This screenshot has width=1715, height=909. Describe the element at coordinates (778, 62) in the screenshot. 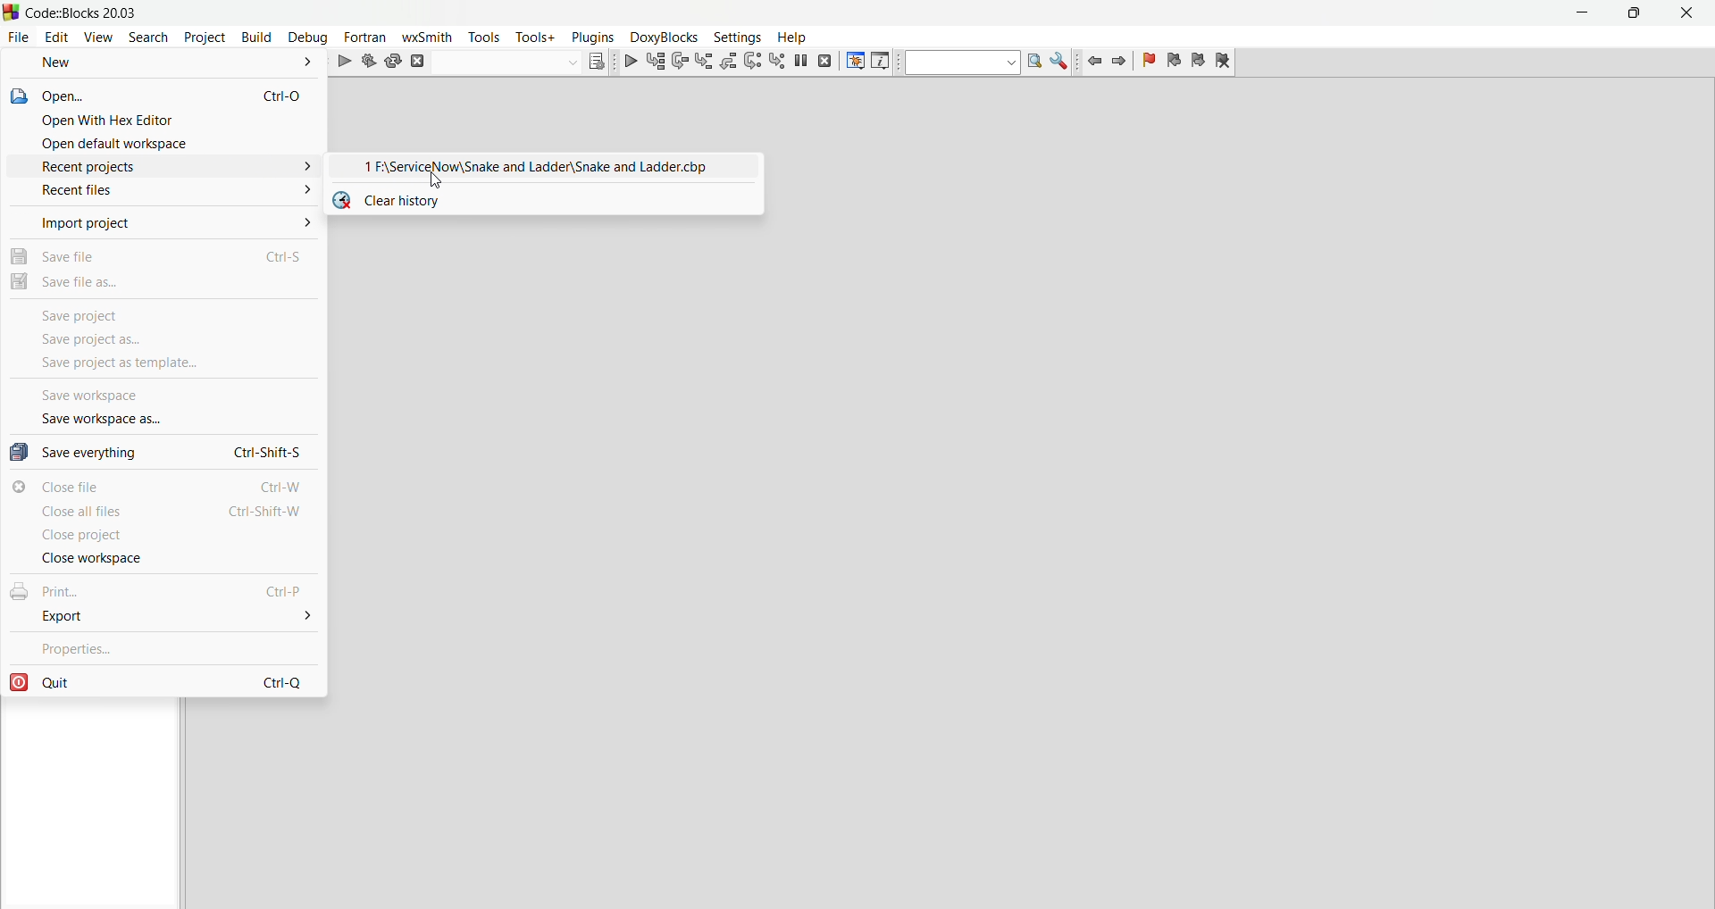

I see `step into instructions` at that location.